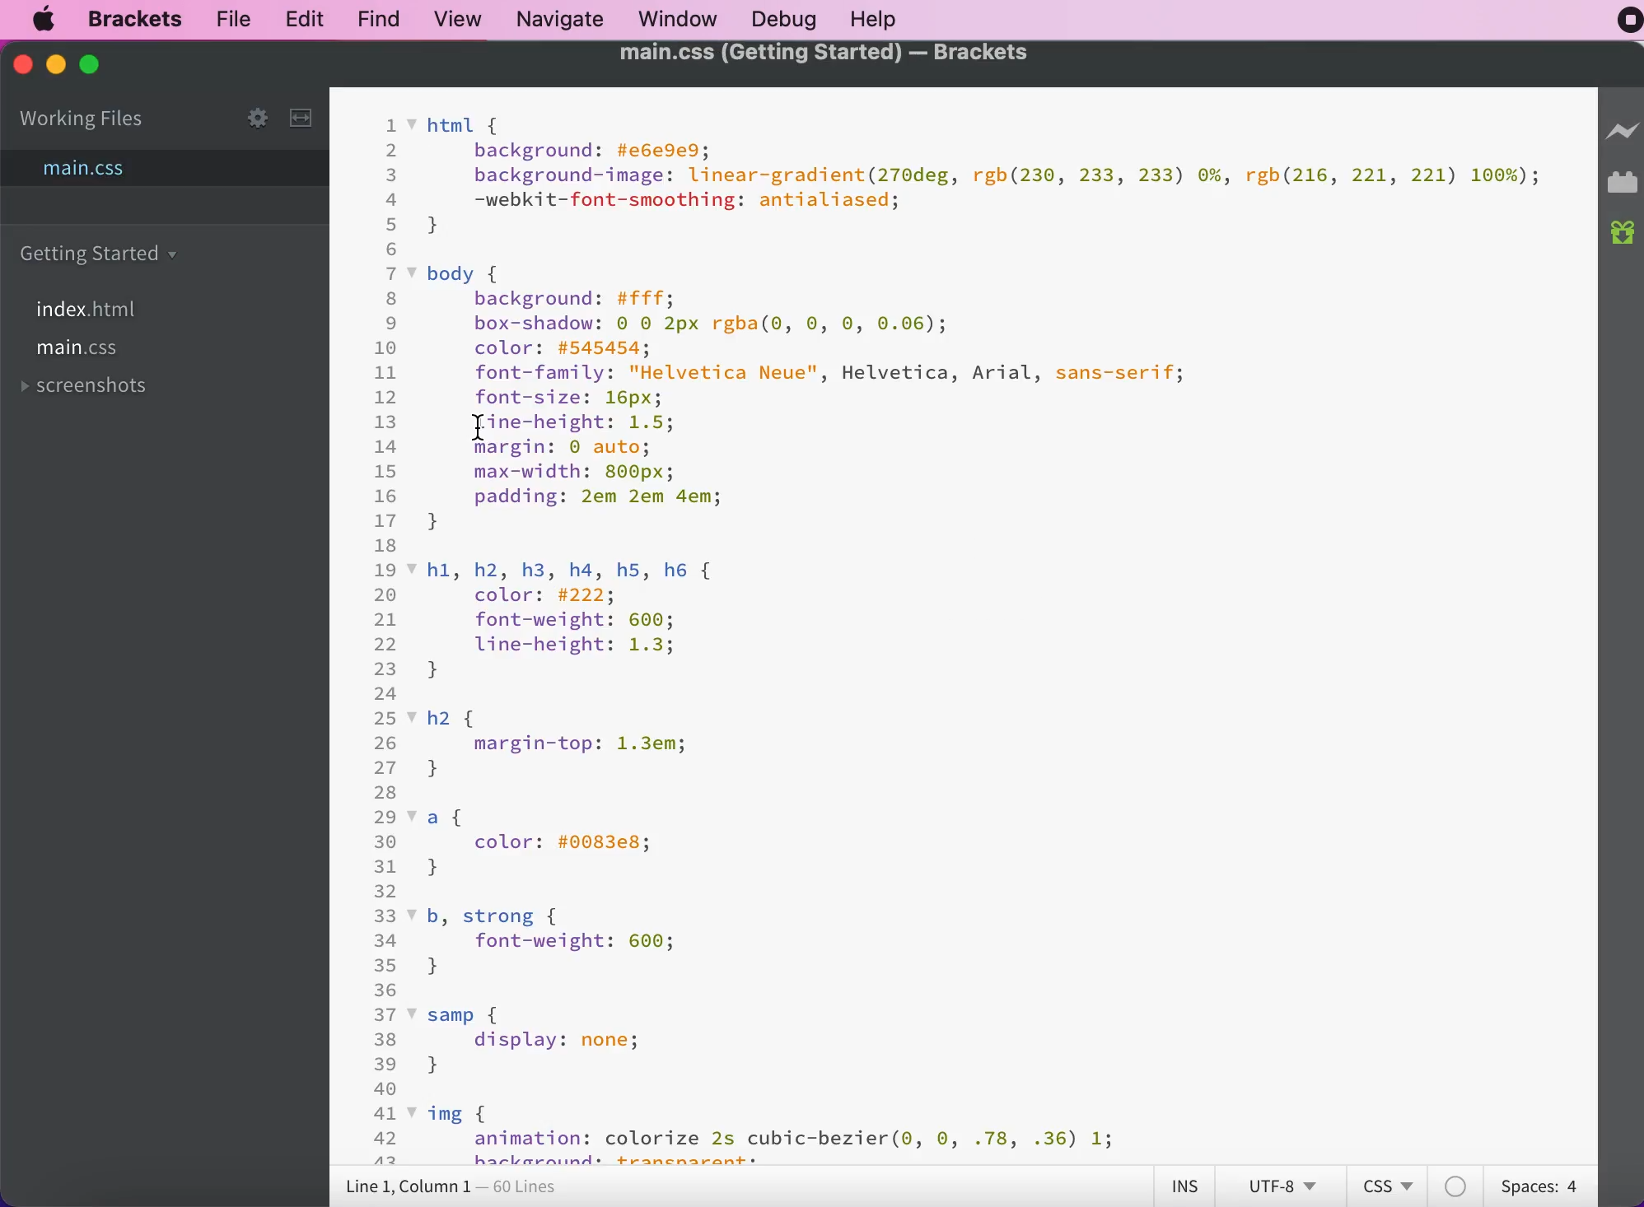 Image resolution: width=1644 pixels, height=1207 pixels. I want to click on 35, so click(385, 967).